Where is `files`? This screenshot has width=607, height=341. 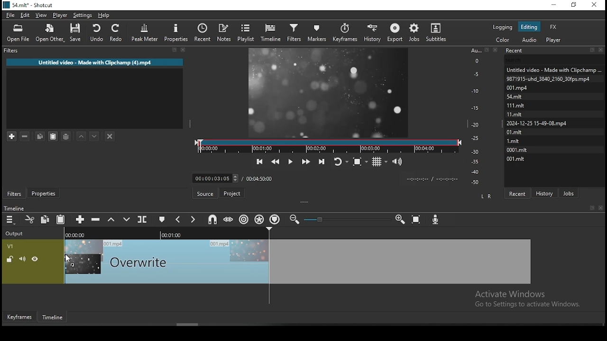
files is located at coordinates (518, 159).